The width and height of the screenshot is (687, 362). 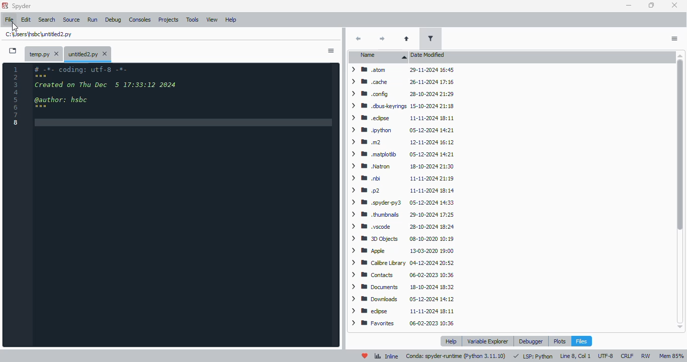 I want to click on > WM Calibre Library 04-12-2024 20:52., so click(x=402, y=263).